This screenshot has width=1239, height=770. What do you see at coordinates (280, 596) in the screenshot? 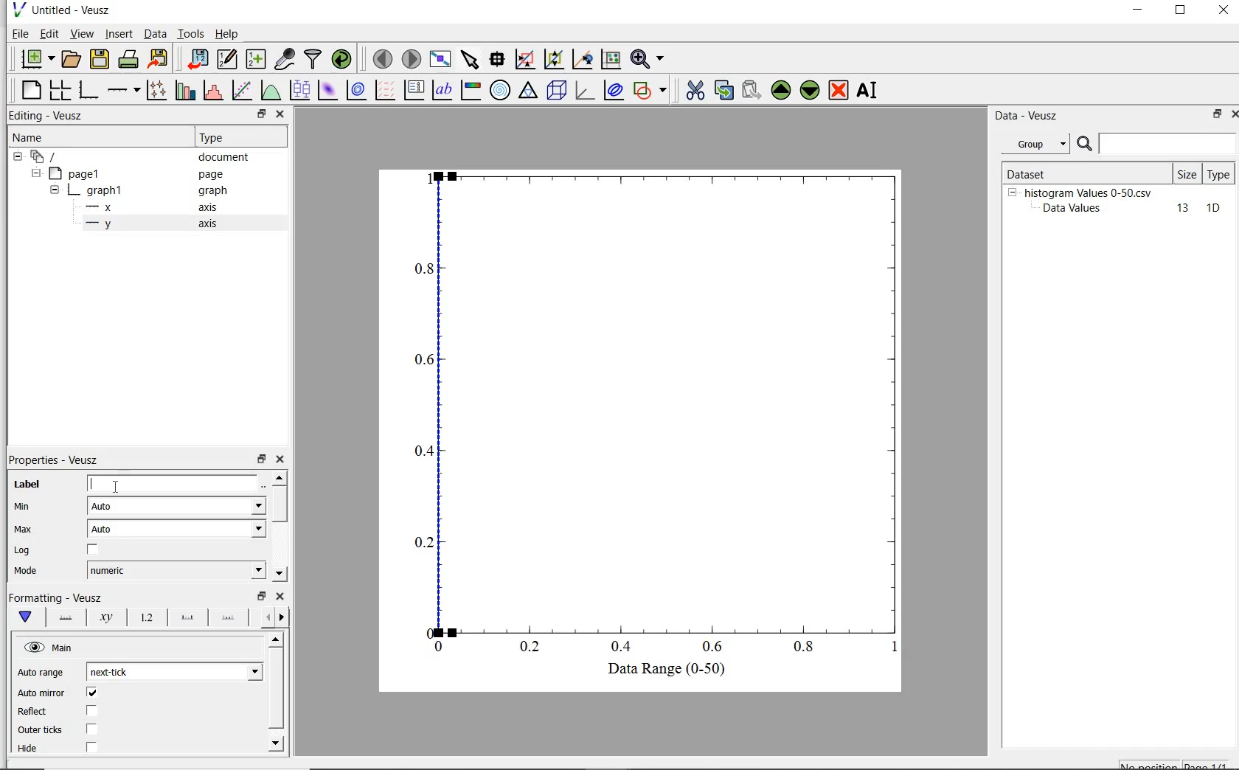
I see `close` at bounding box center [280, 596].